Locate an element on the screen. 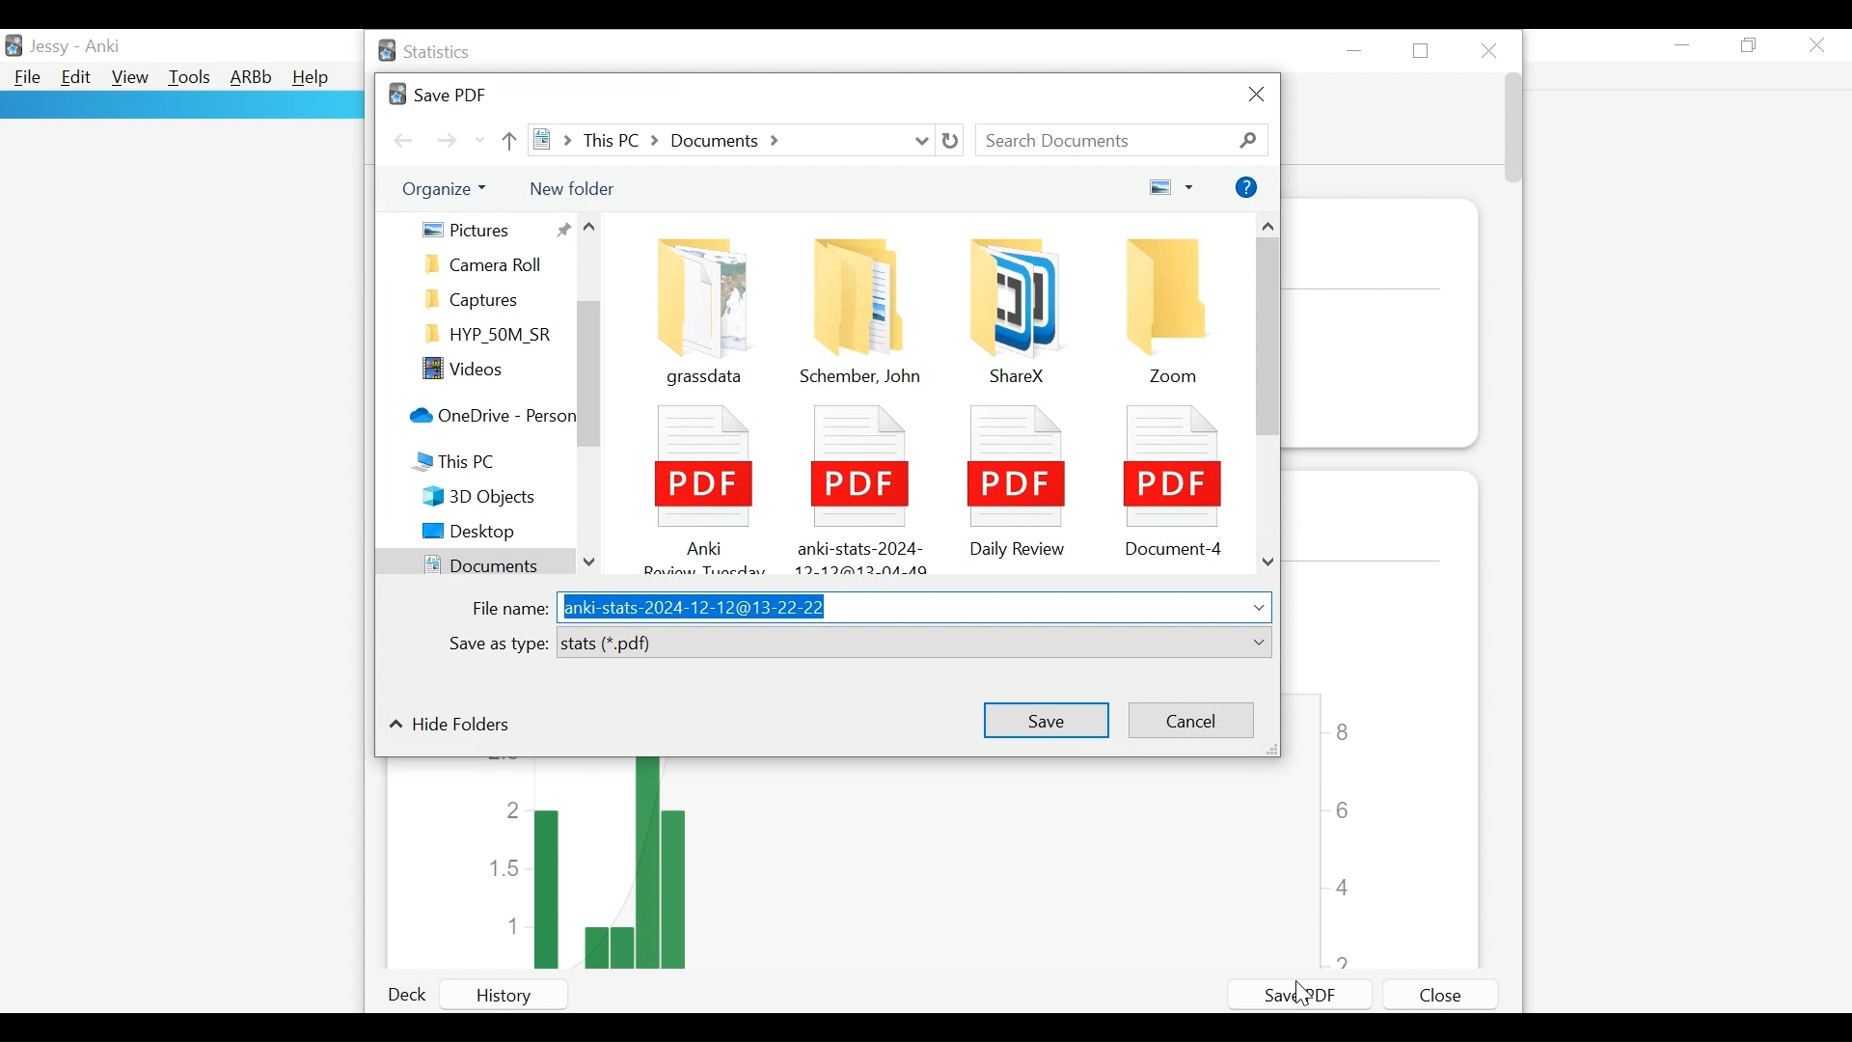  3D Objects is located at coordinates (493, 497).